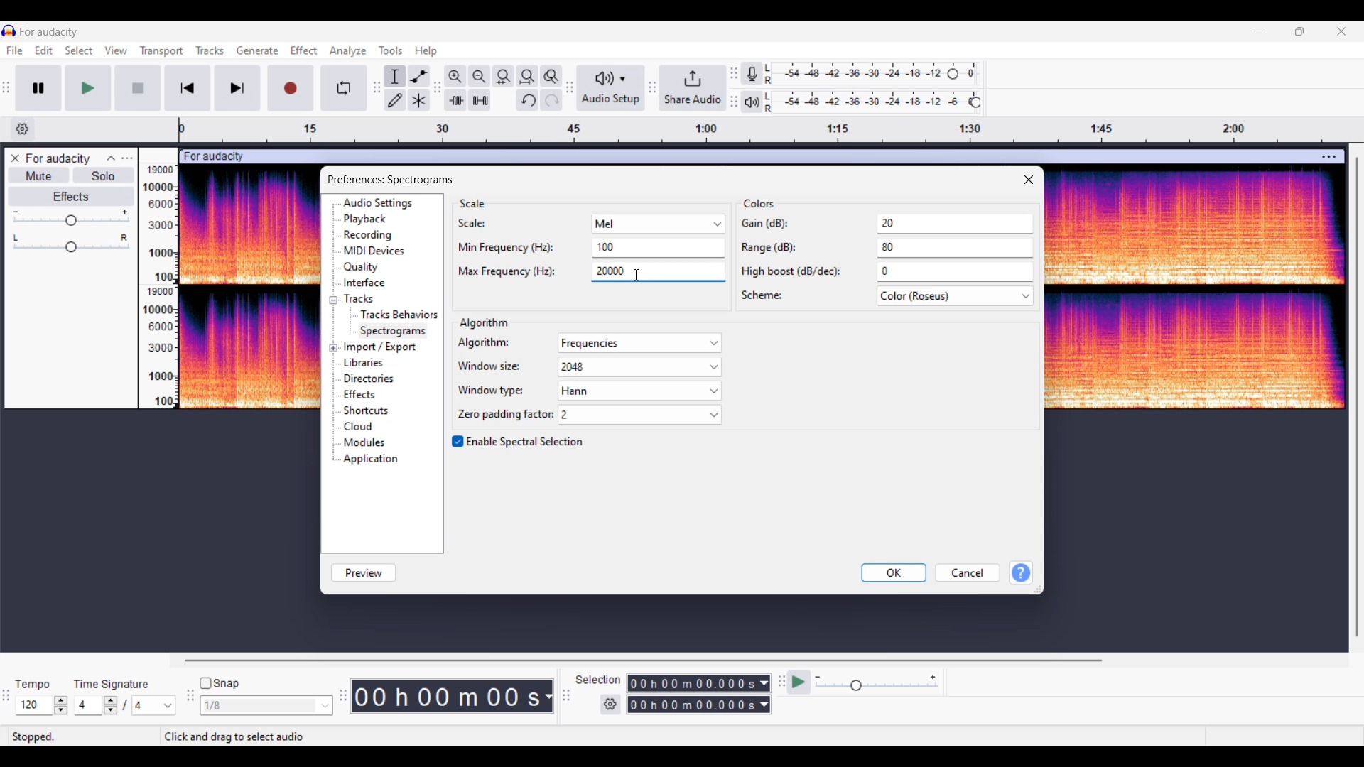 This screenshot has width=1364, height=767. What do you see at coordinates (111, 158) in the screenshot?
I see `Collapse` at bounding box center [111, 158].